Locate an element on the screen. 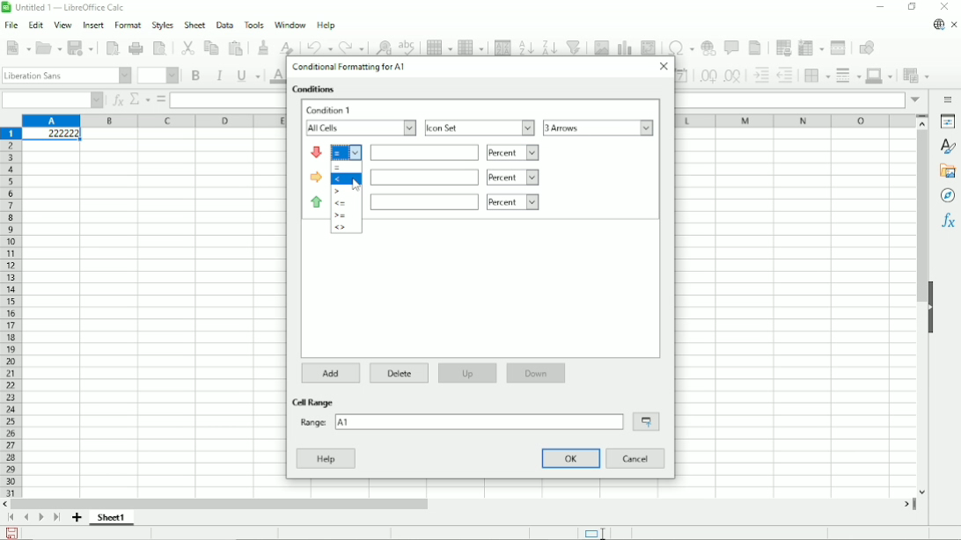 This screenshot has width=961, height=540. Scroll to previous page is located at coordinates (26, 517).